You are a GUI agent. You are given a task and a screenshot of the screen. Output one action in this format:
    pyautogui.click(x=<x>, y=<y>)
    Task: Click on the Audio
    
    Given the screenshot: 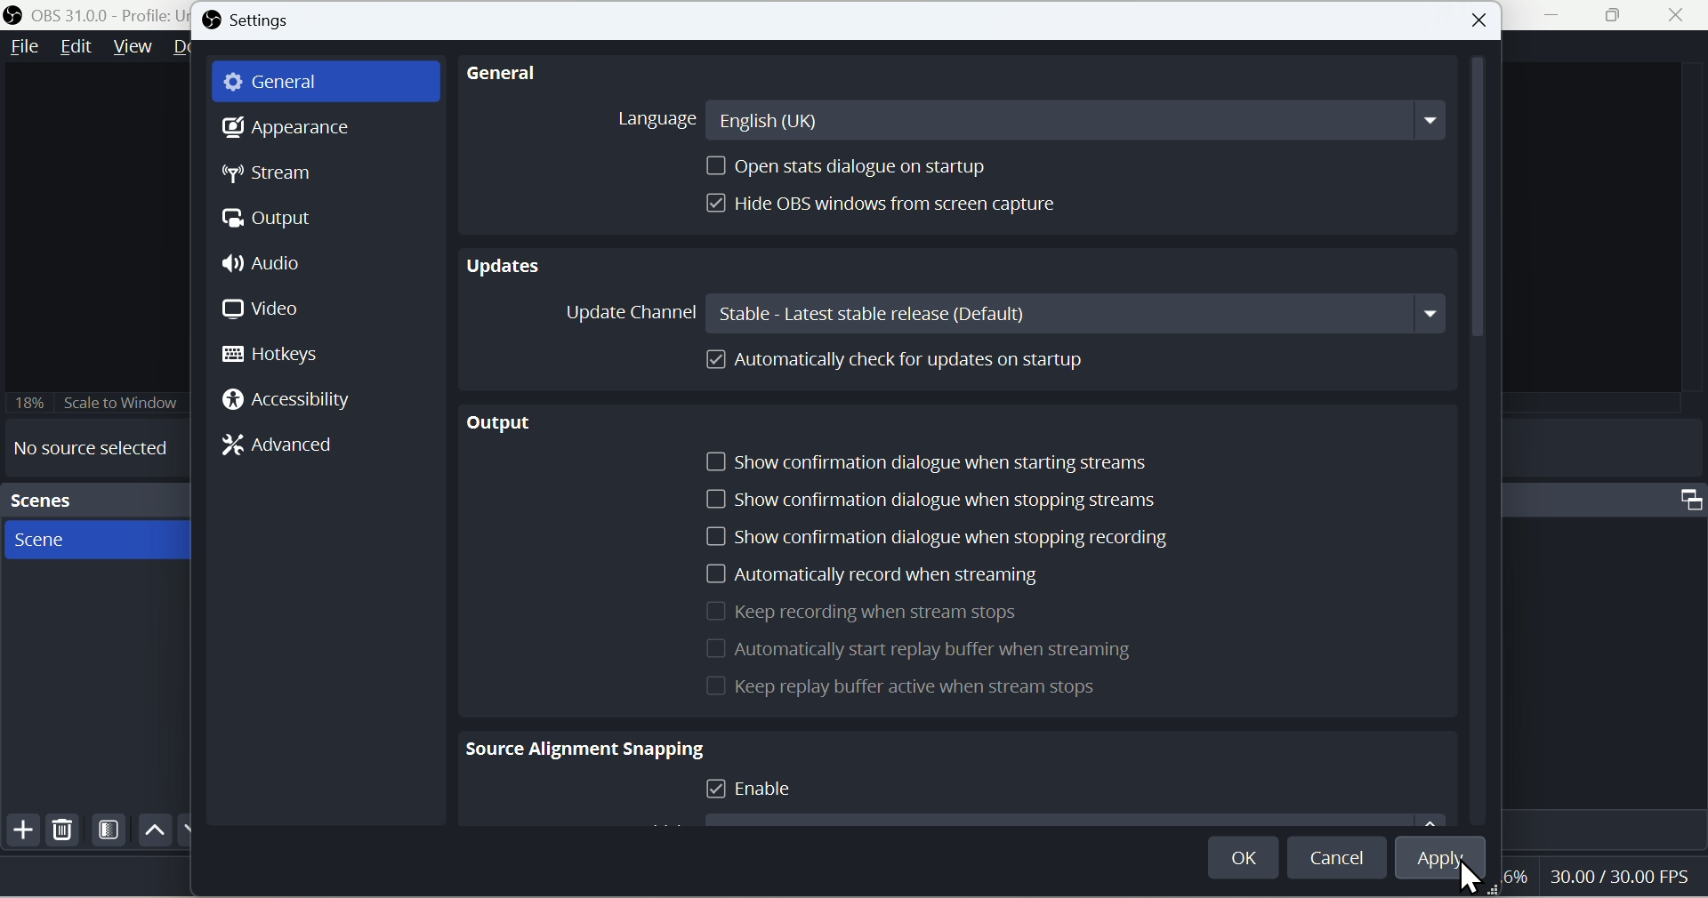 What is the action you would take?
    pyautogui.click(x=276, y=261)
    